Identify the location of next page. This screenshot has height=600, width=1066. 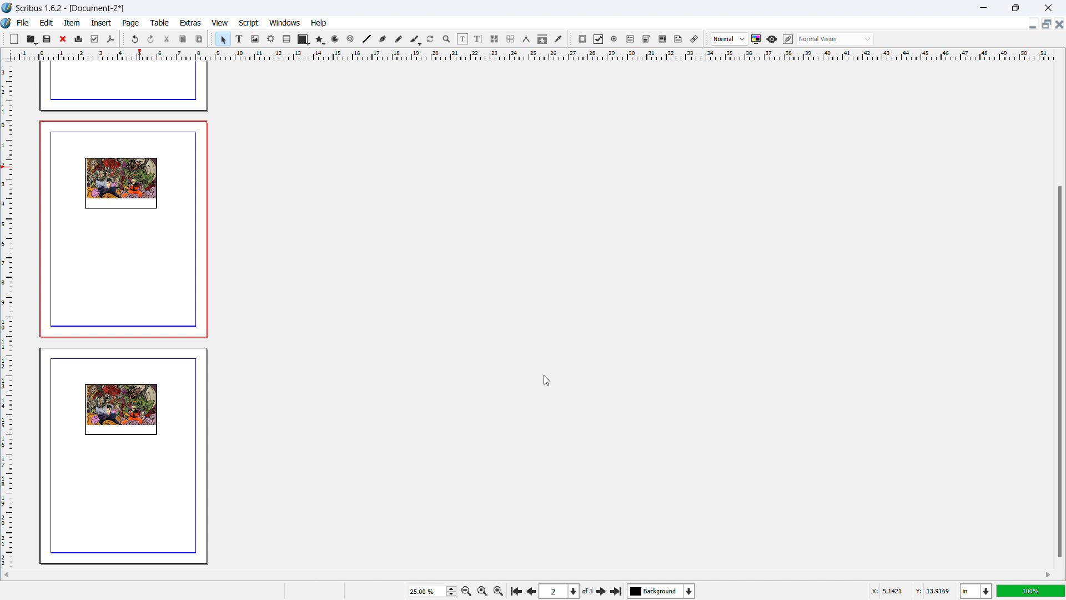
(602, 591).